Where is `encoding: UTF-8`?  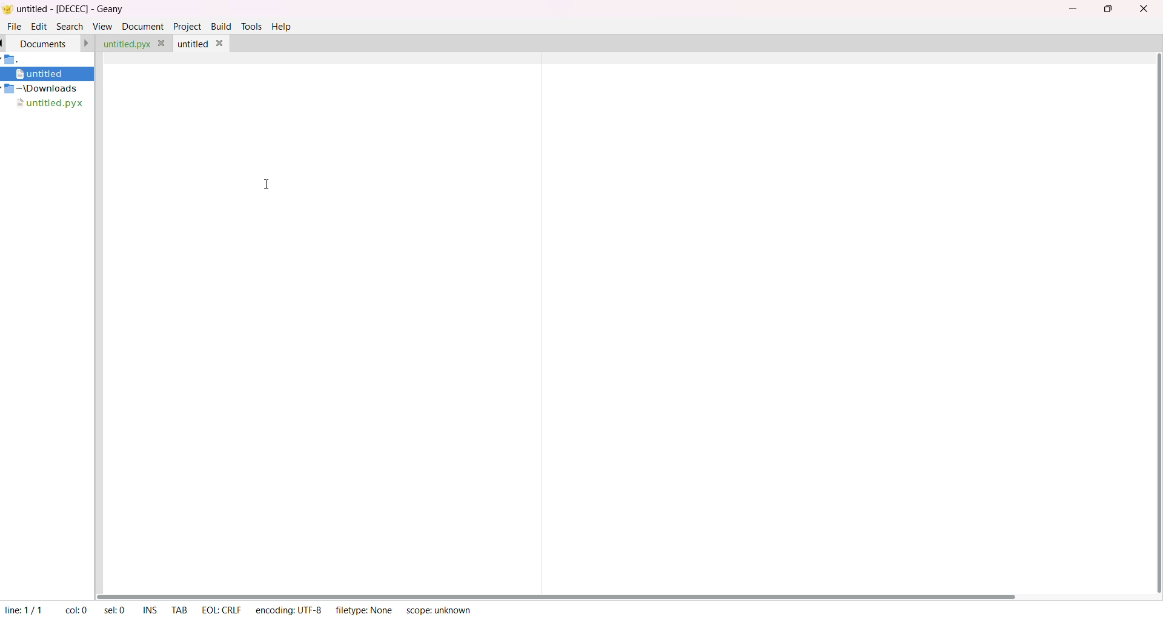
encoding: UTF-8 is located at coordinates (287, 609).